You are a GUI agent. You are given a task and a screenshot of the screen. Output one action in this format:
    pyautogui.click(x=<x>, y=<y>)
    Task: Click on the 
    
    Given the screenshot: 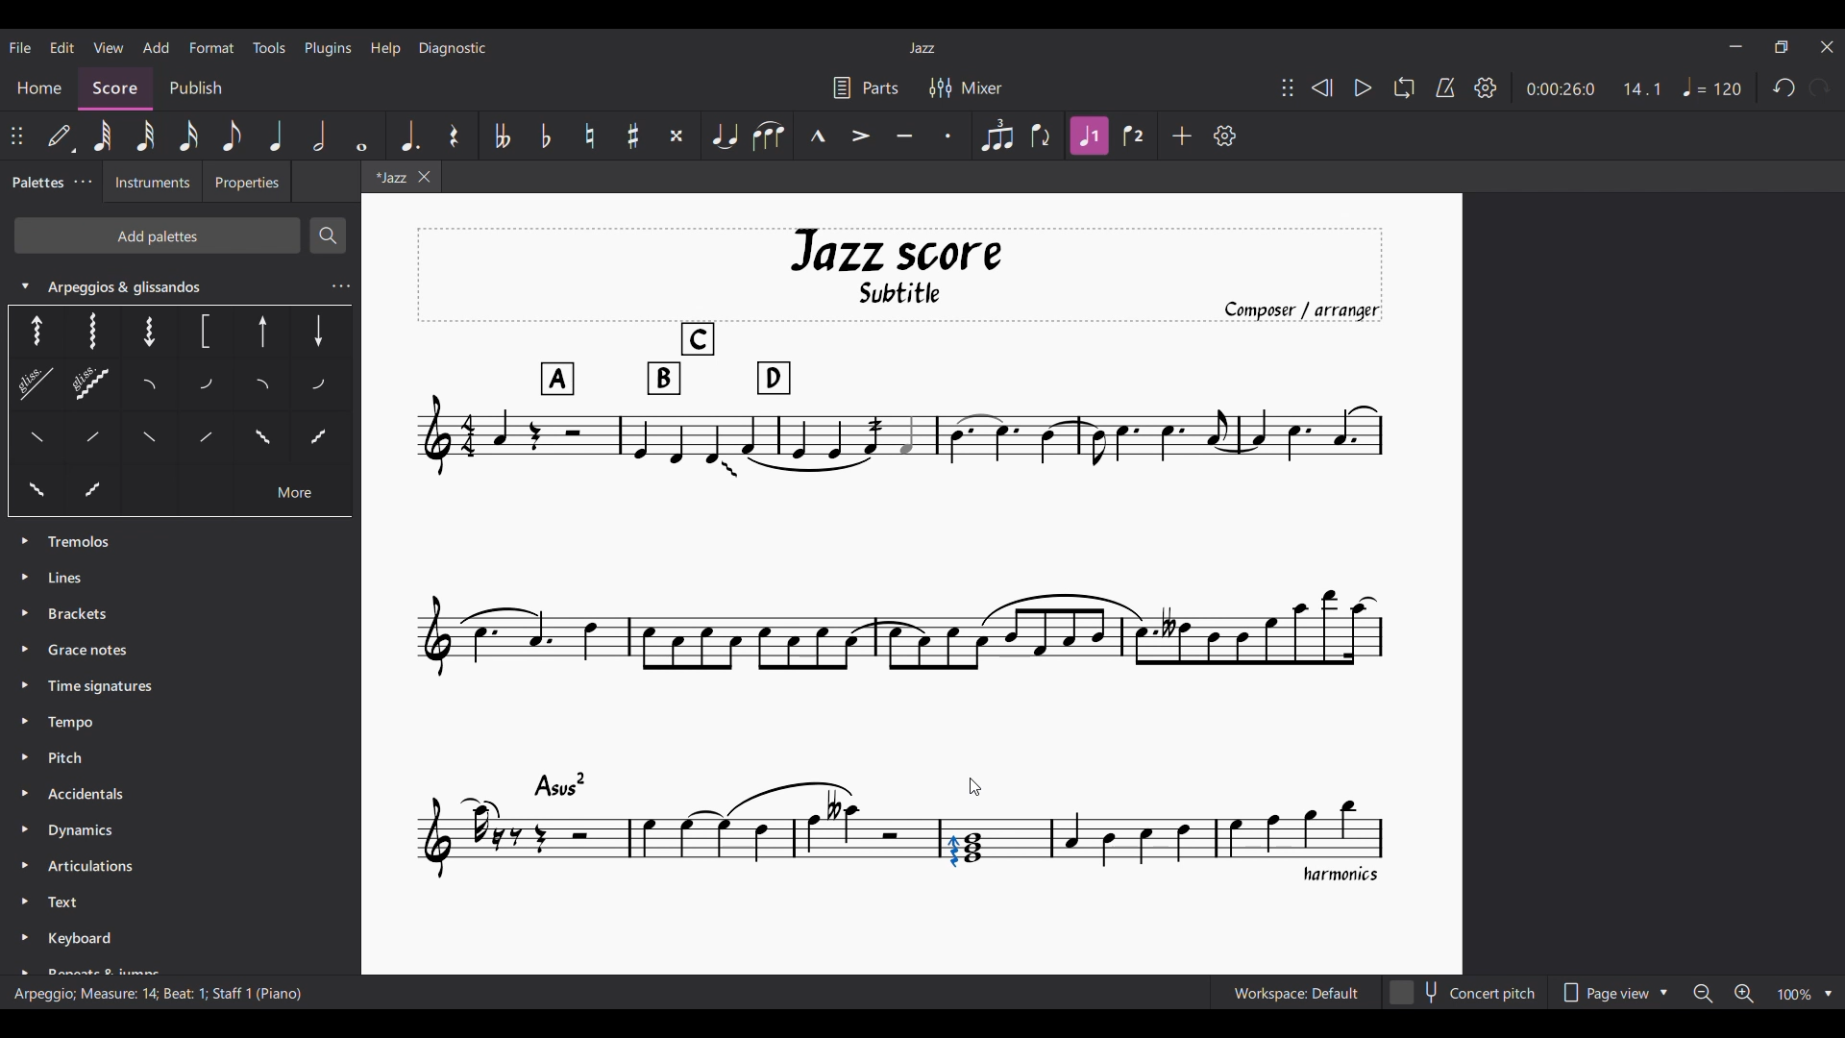 What is the action you would take?
    pyautogui.click(x=263, y=435)
    